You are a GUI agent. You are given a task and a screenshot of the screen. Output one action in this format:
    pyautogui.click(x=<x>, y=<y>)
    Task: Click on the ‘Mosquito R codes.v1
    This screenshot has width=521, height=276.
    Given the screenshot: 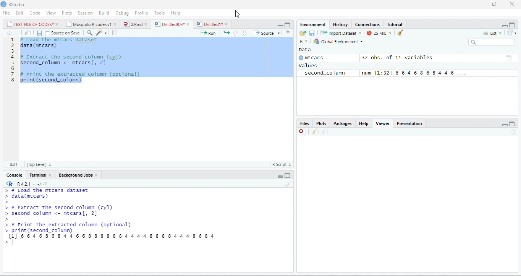 What is the action you would take?
    pyautogui.click(x=89, y=24)
    